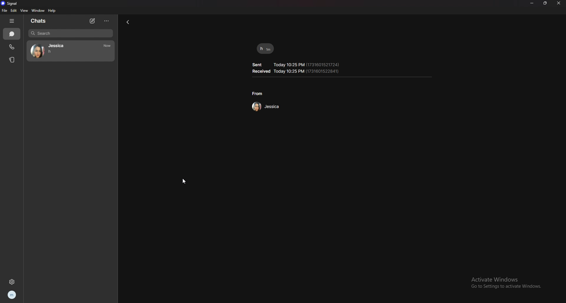 This screenshot has width=566, height=303. I want to click on settings, so click(13, 282).